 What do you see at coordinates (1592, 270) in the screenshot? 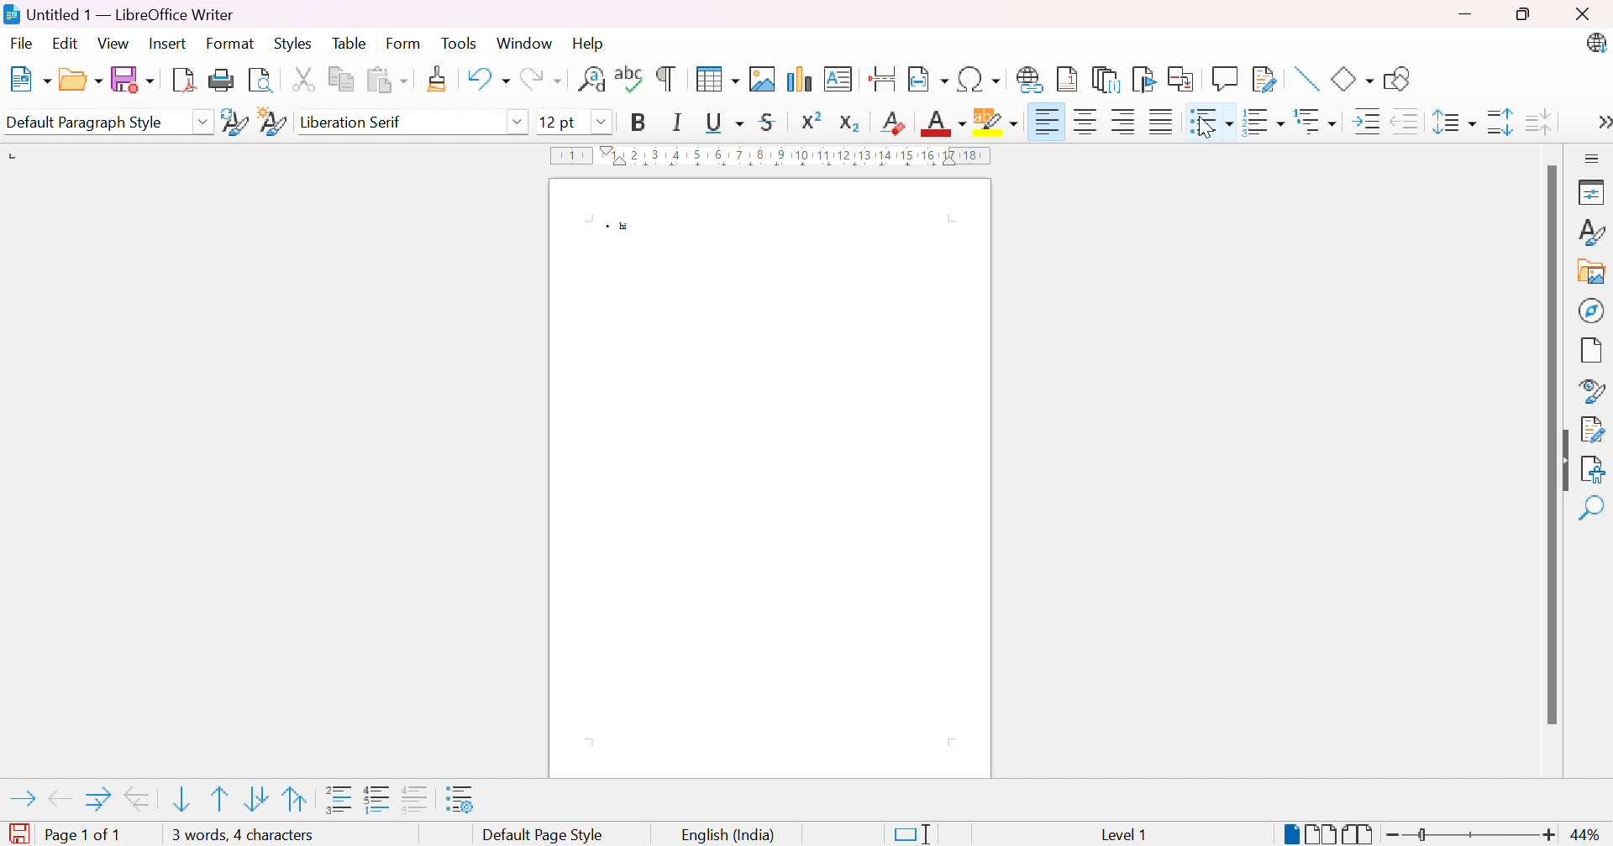
I see `Gallery` at bounding box center [1592, 270].